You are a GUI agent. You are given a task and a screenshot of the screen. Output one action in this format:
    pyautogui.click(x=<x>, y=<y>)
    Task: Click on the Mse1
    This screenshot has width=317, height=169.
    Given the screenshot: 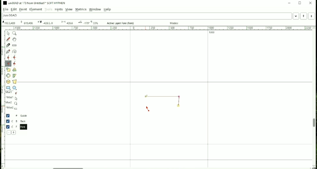 What is the action you would take?
    pyautogui.click(x=12, y=93)
    